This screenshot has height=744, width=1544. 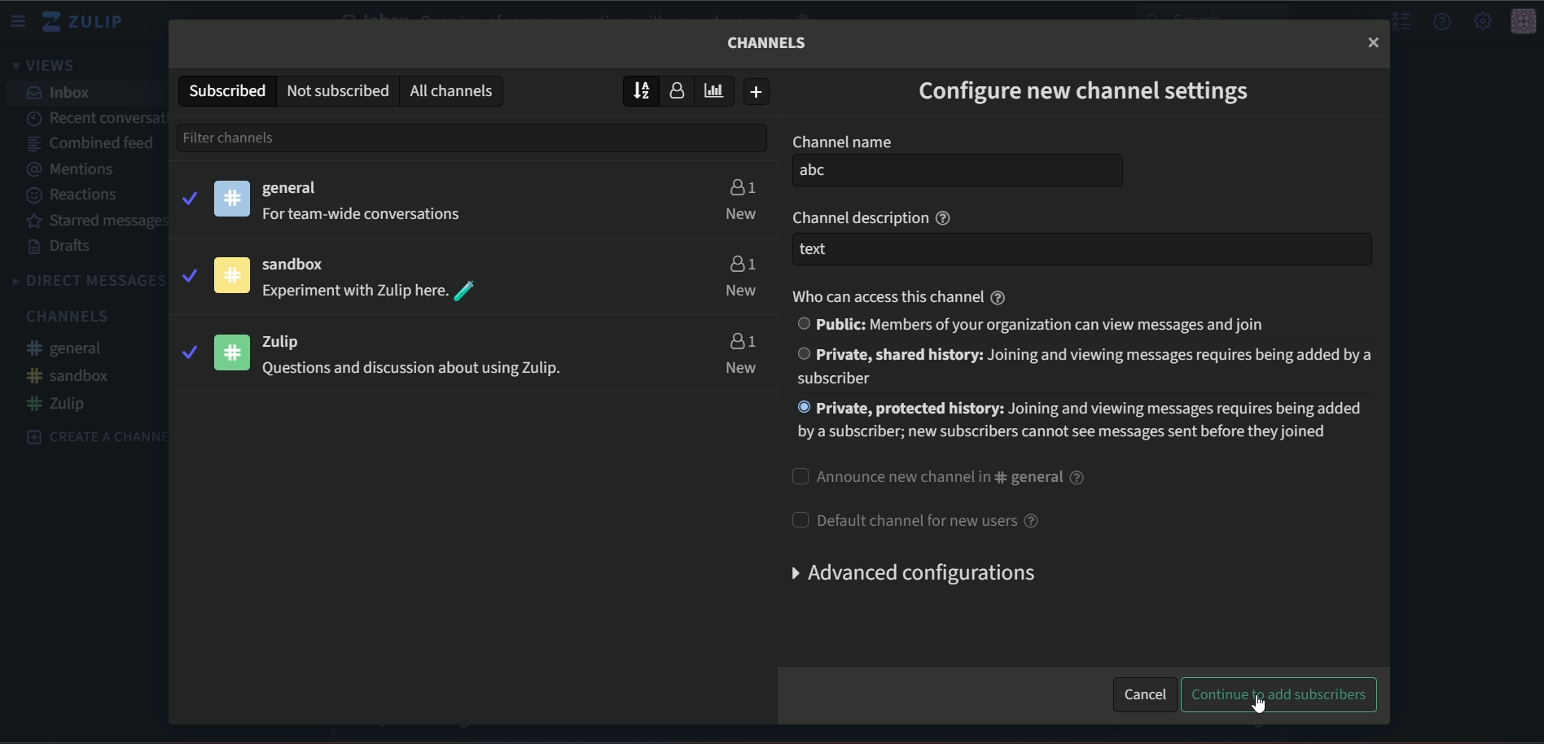 I want to click on icon, so click(x=231, y=275).